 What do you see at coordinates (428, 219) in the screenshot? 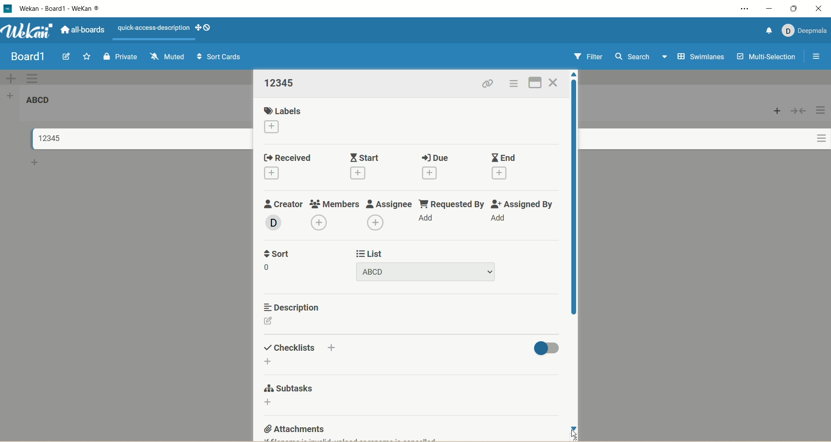
I see `add` at bounding box center [428, 219].